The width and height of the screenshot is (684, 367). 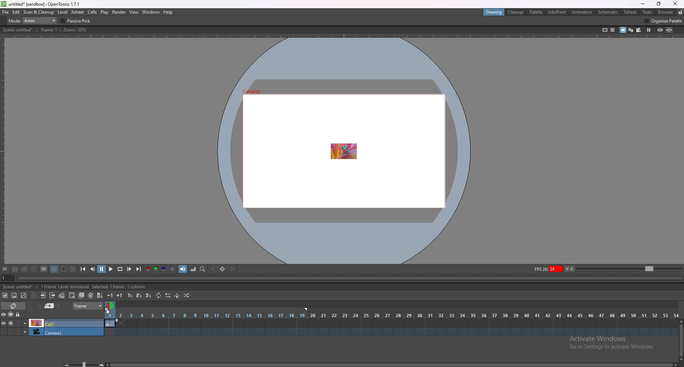 I want to click on animation area, so click(x=343, y=150).